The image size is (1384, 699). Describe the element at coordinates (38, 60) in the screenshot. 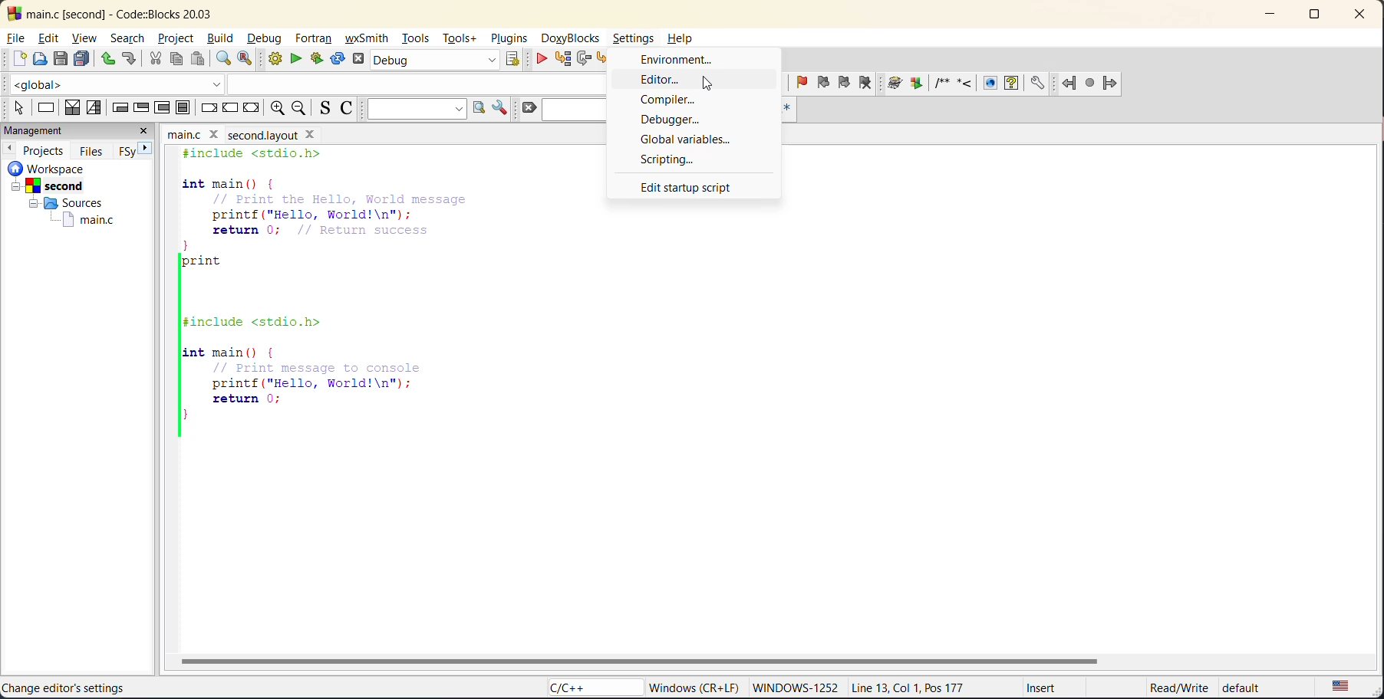

I see `open` at that location.